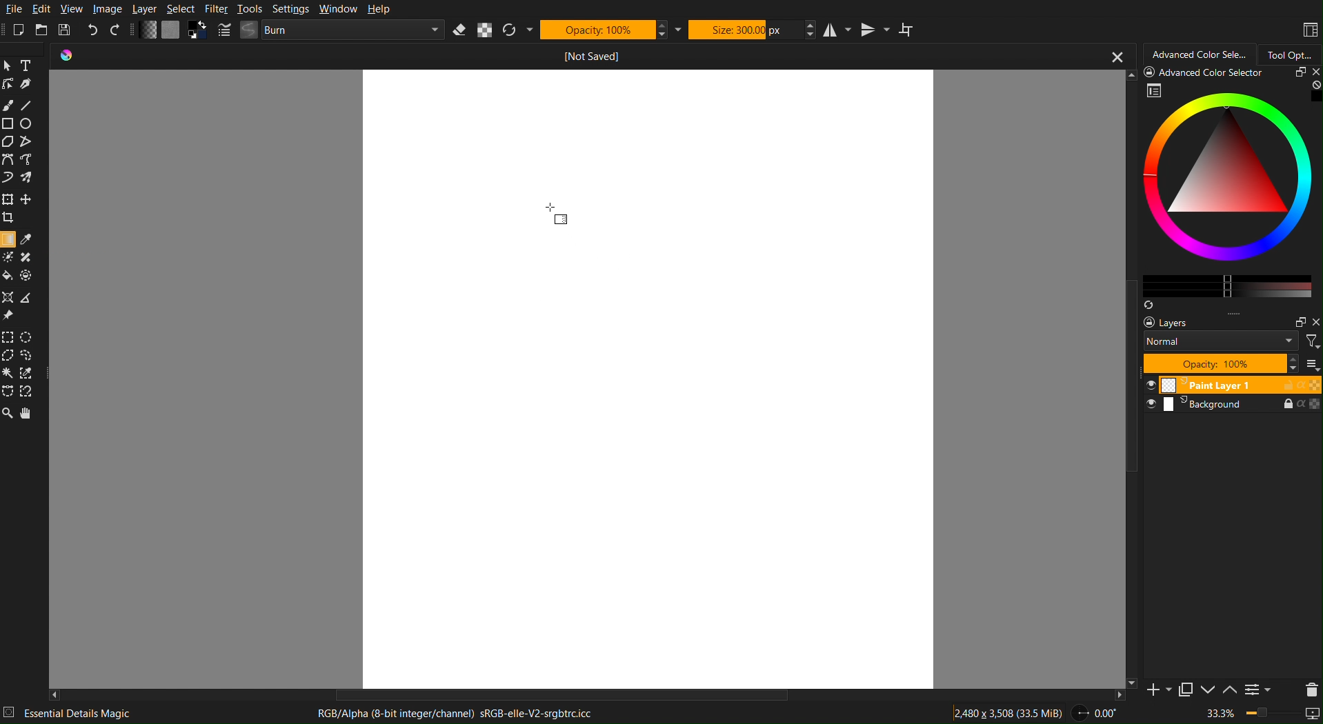  Describe the element at coordinates (1309, 30) in the screenshot. I see `Workspaces` at that location.